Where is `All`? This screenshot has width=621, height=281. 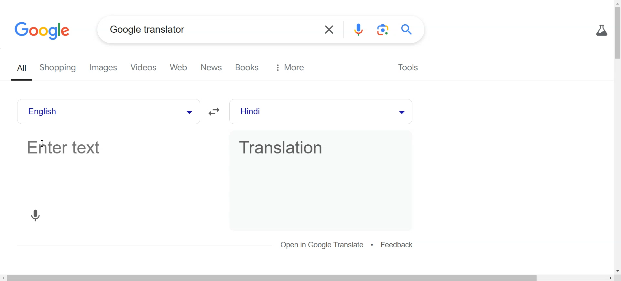 All is located at coordinates (23, 69).